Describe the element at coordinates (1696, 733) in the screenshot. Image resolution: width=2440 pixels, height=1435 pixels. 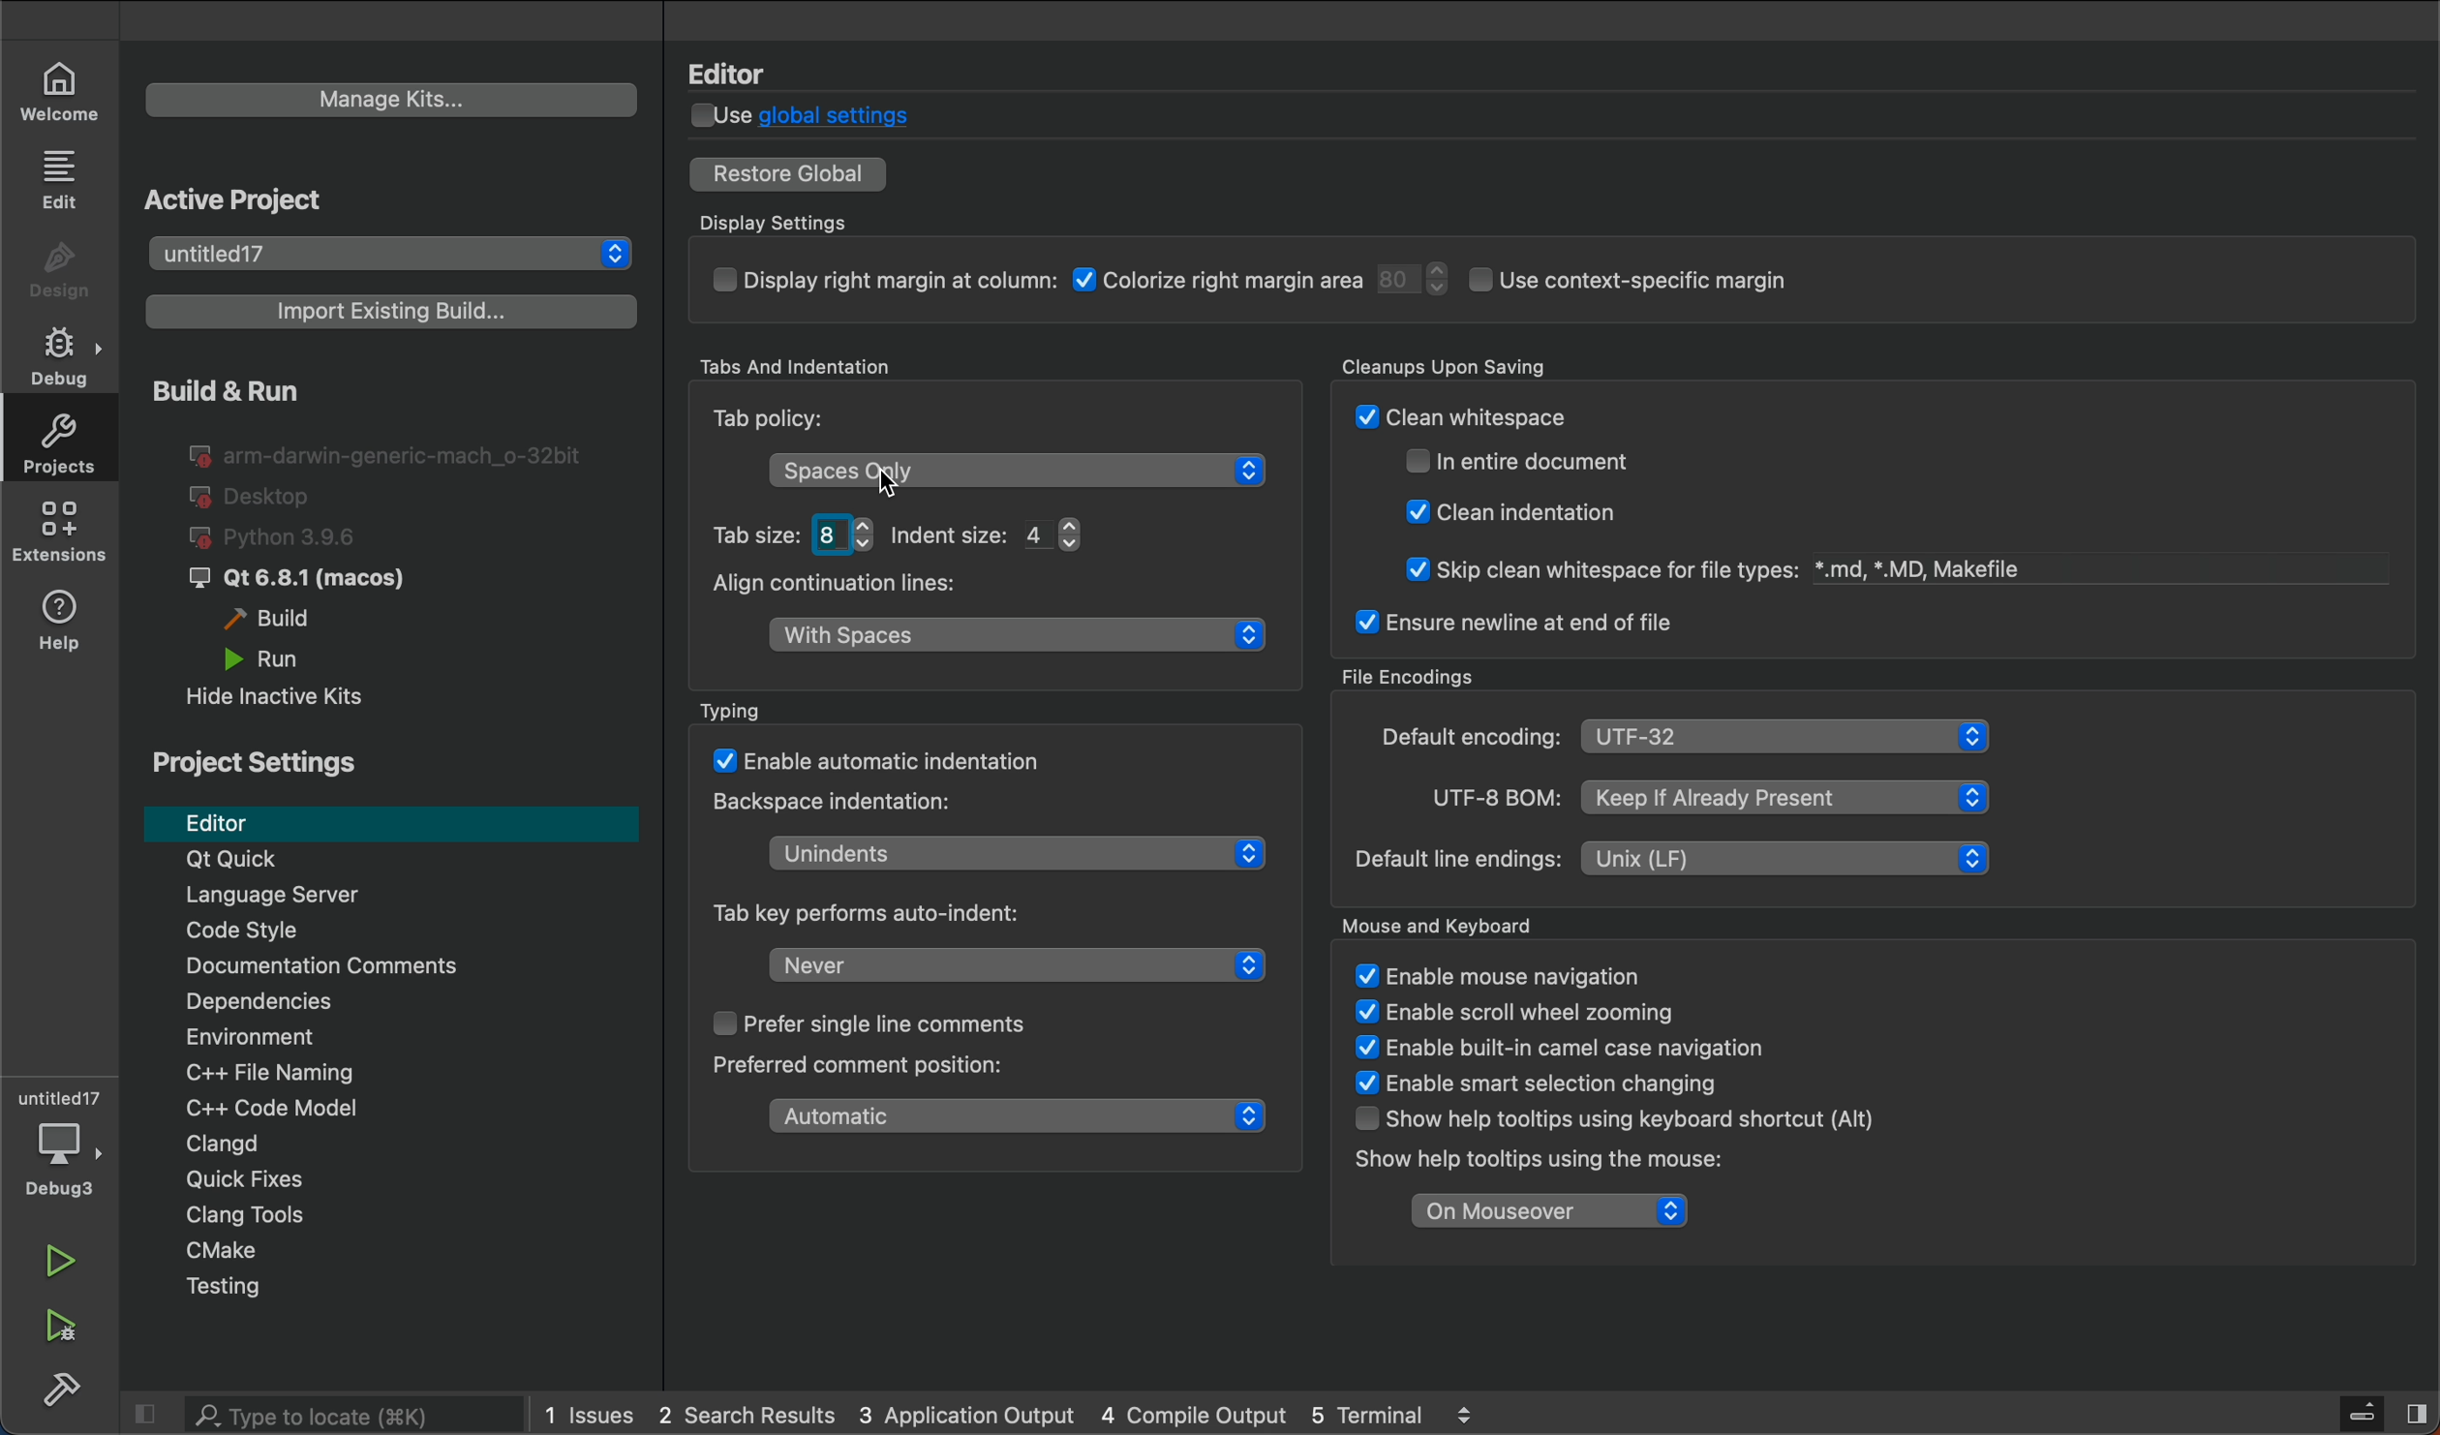
I see `file encoding` at that location.